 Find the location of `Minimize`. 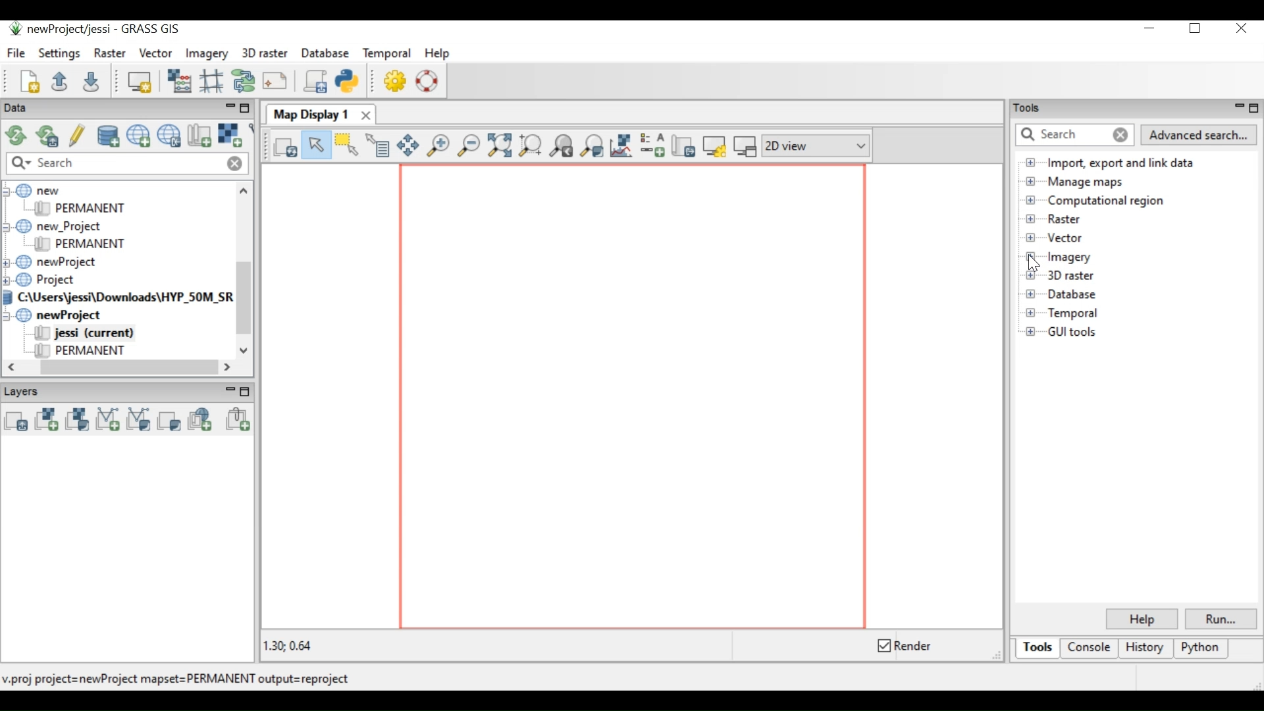

Minimize is located at coordinates (228, 109).